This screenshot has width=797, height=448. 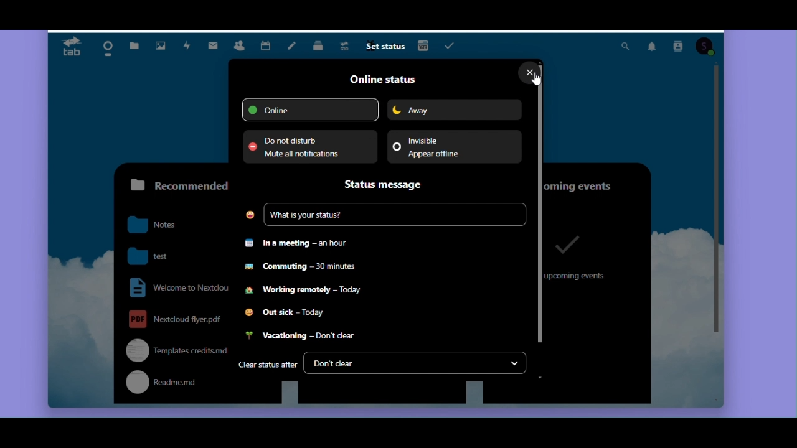 I want to click on templates credits.md, so click(x=173, y=350).